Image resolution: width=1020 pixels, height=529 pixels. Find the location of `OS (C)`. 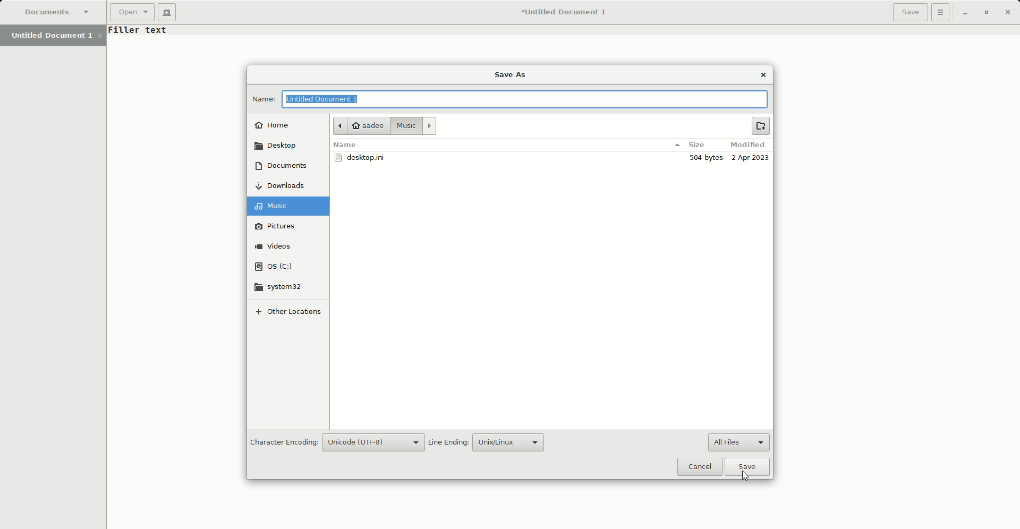

OS (C) is located at coordinates (280, 268).